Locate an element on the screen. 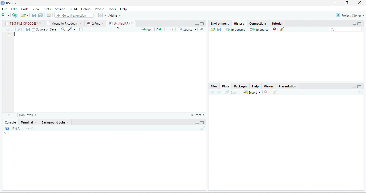 This screenshot has width=366, height=193. Plots is located at coordinates (226, 86).